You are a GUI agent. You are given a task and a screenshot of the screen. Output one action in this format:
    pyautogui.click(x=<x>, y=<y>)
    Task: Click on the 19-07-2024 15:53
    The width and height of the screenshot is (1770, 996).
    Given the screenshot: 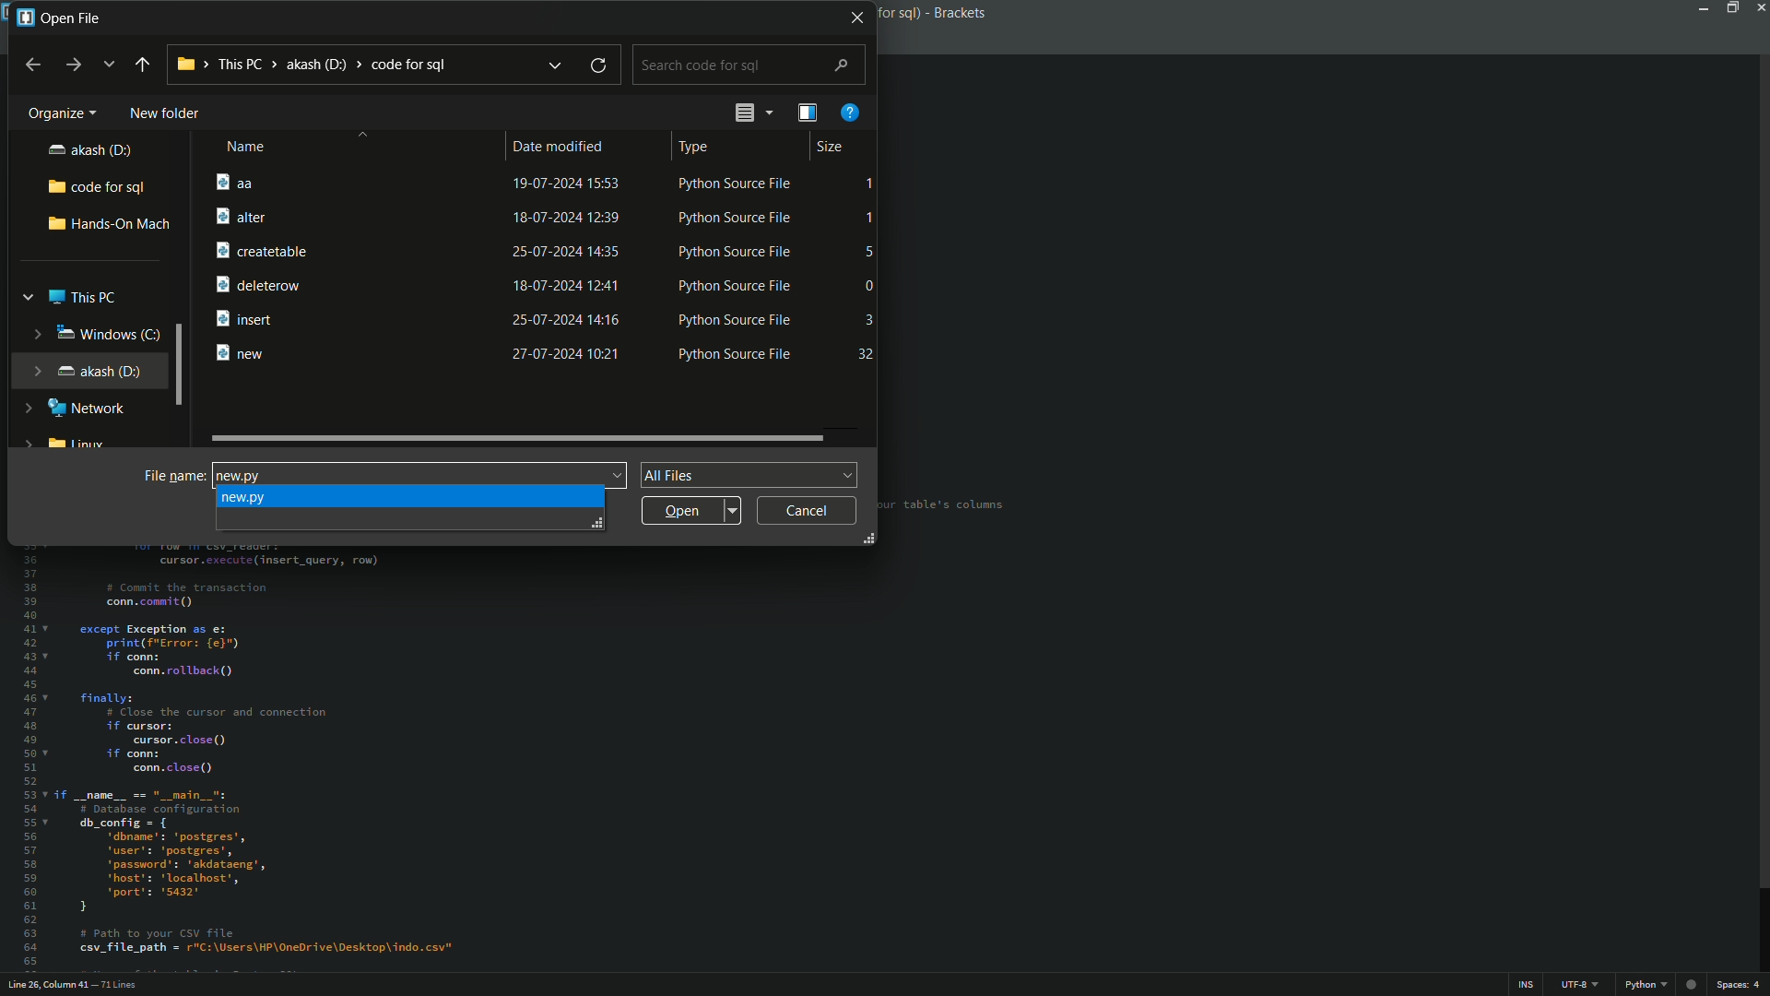 What is the action you would take?
    pyautogui.click(x=568, y=183)
    